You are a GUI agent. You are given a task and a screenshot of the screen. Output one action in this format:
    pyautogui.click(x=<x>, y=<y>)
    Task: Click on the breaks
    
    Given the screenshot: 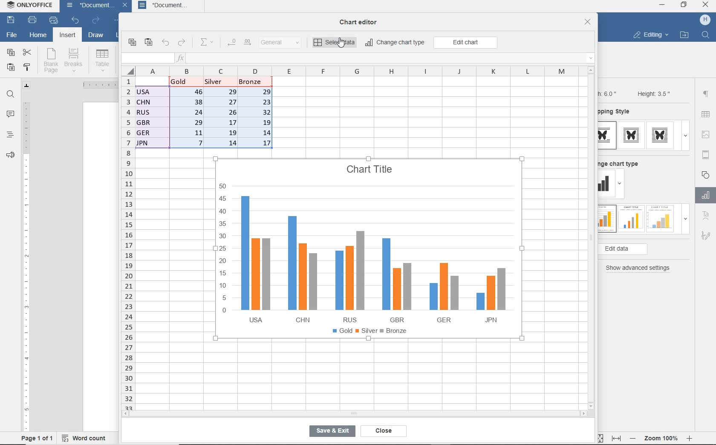 What is the action you would take?
    pyautogui.click(x=75, y=60)
    